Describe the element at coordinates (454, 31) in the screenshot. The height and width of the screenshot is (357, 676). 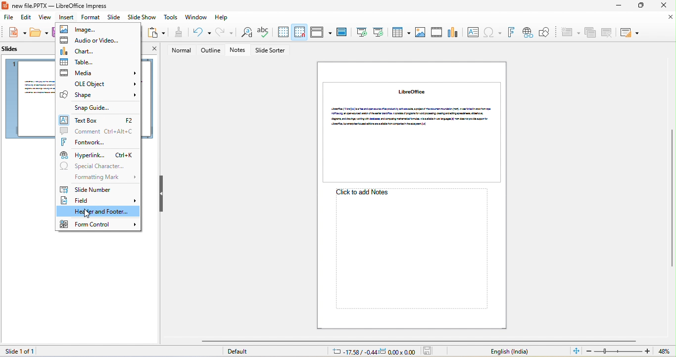
I see `chart` at that location.